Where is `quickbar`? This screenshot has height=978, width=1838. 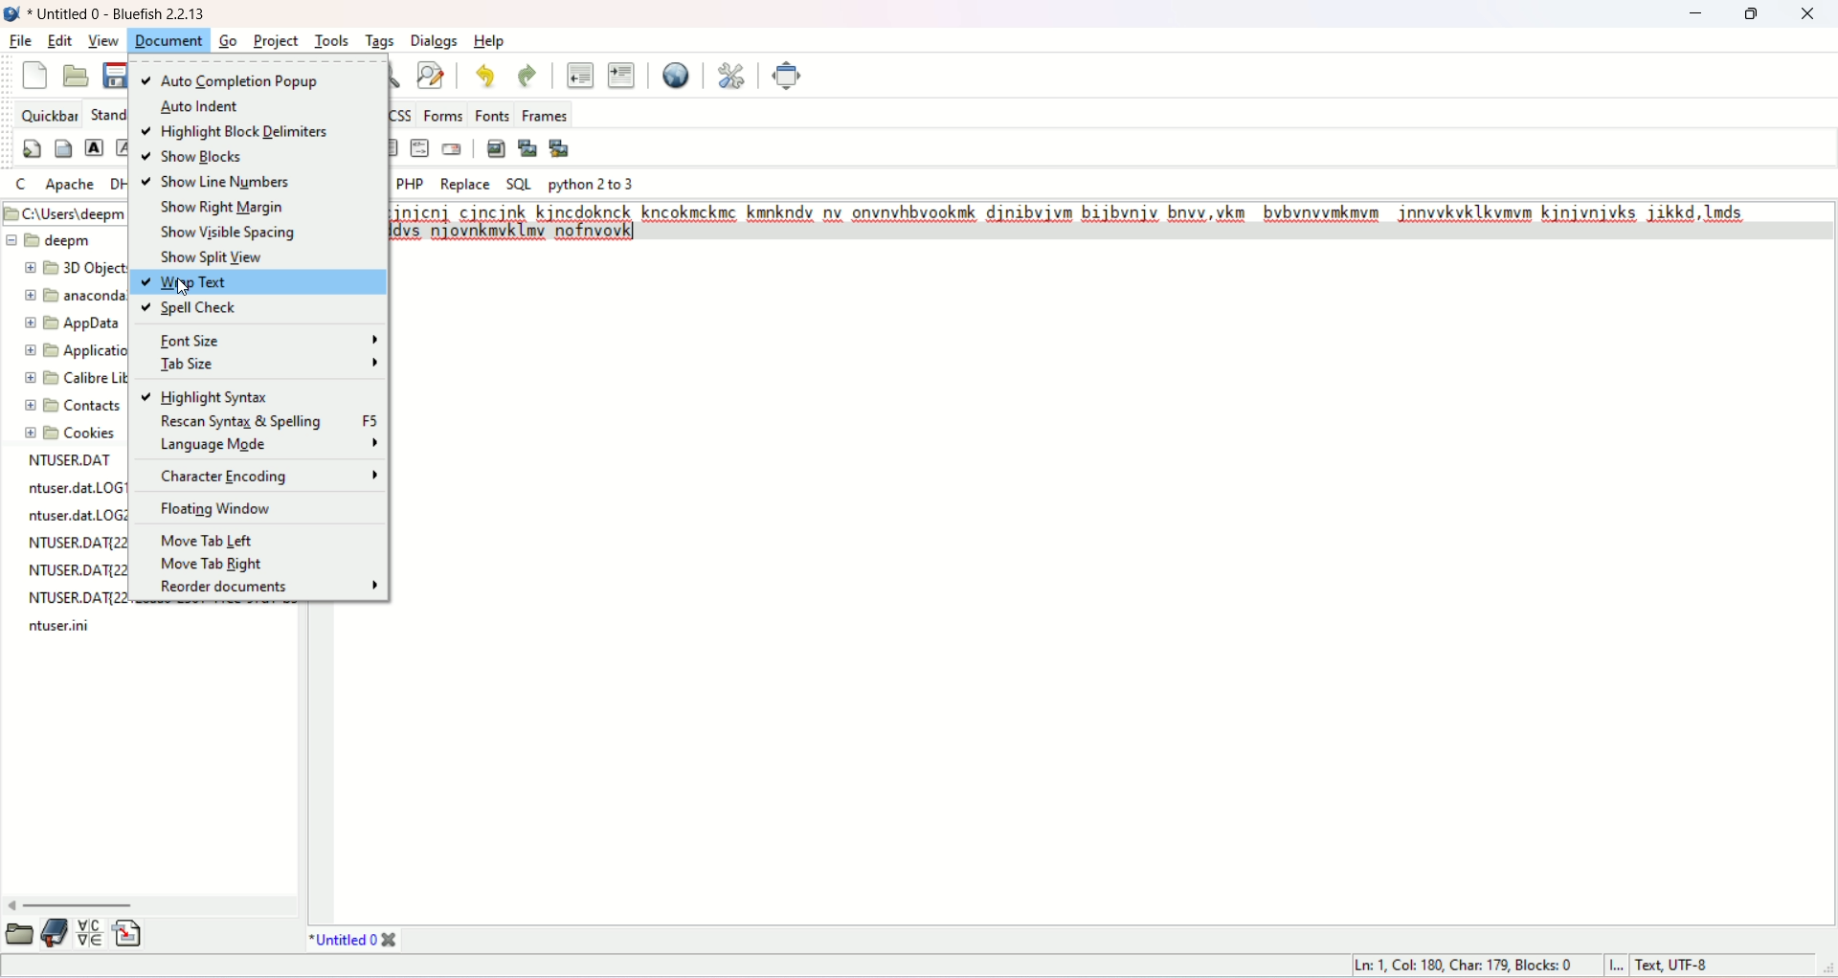
quickbar is located at coordinates (45, 115).